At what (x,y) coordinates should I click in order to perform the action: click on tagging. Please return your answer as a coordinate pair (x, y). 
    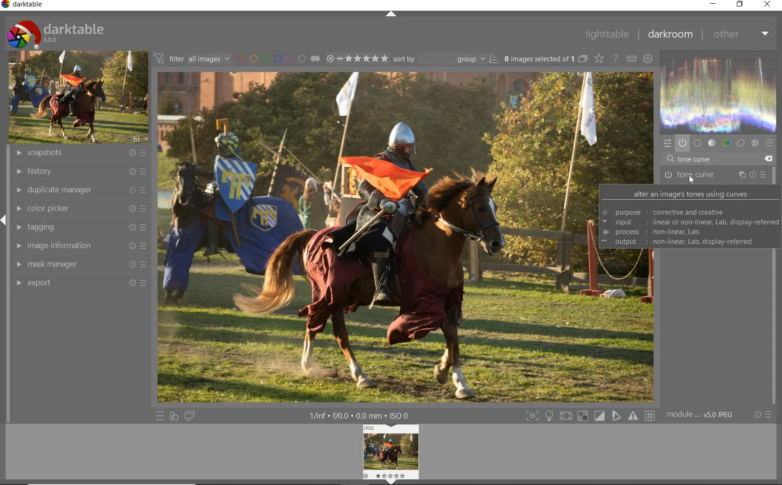
    Looking at the image, I should click on (79, 227).